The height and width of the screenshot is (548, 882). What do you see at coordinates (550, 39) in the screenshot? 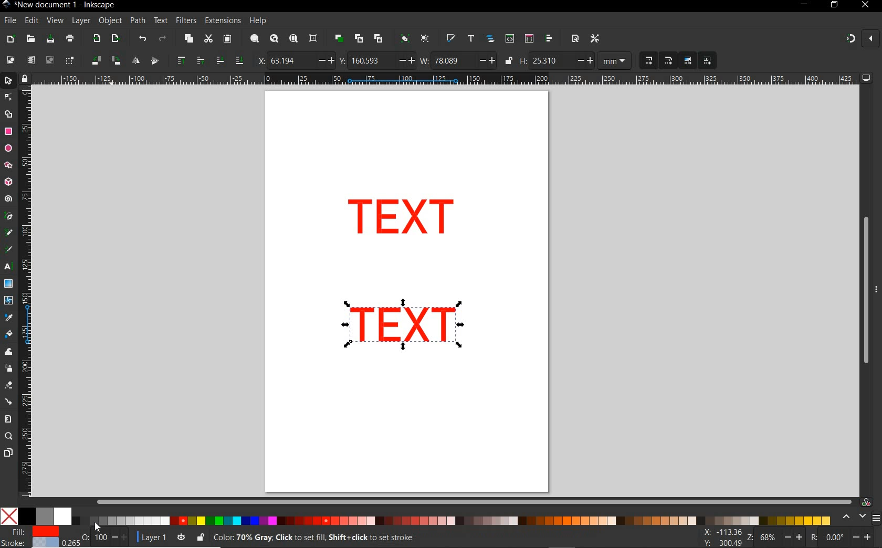
I see `open align and distribute` at bounding box center [550, 39].